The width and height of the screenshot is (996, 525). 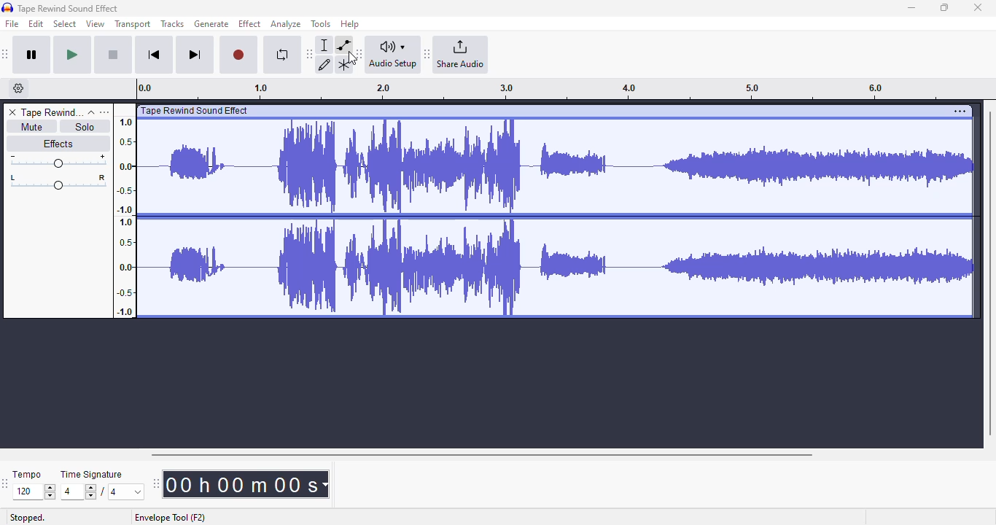 I want to click on selection tool, so click(x=326, y=44).